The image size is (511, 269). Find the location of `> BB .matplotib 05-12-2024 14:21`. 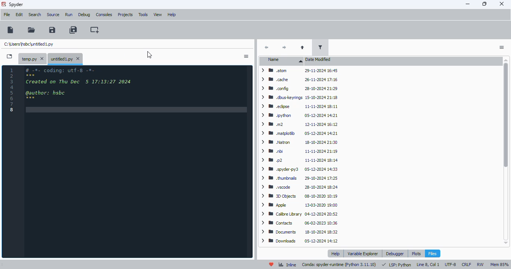

> BB .matplotib 05-12-2024 14:21 is located at coordinates (299, 133).